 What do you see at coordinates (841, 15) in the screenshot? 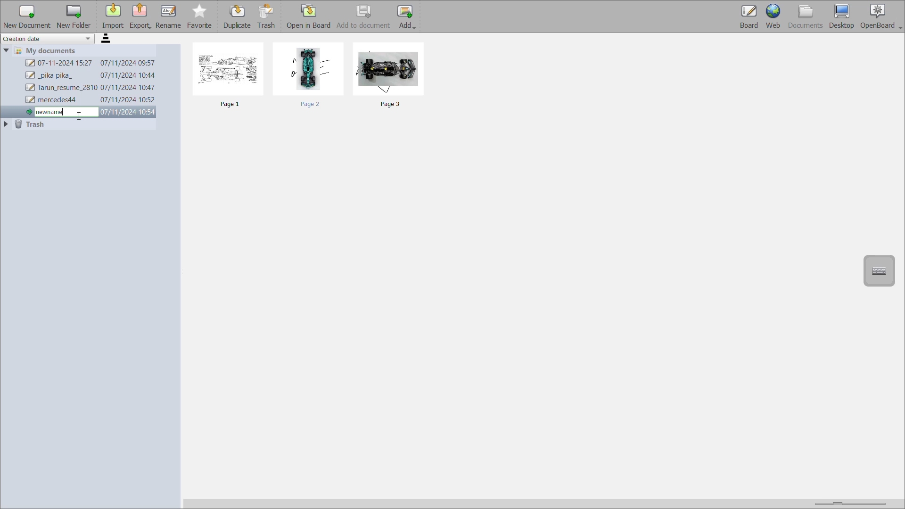
I see `desktop` at bounding box center [841, 15].